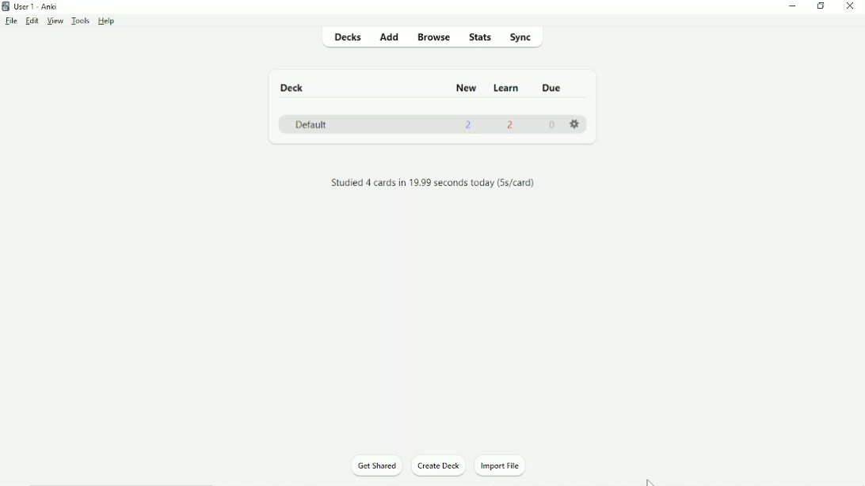 Image resolution: width=865 pixels, height=486 pixels. Describe the element at coordinates (467, 89) in the screenshot. I see `New` at that location.